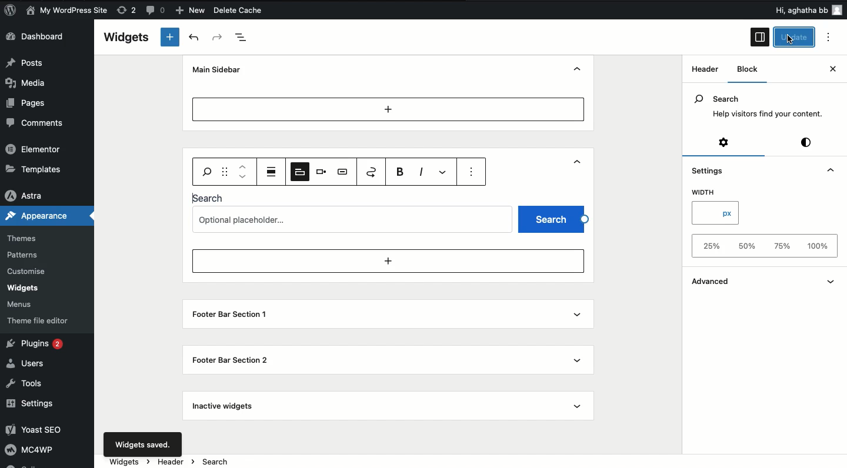  Describe the element at coordinates (207, 163) in the screenshot. I see `Header` at that location.